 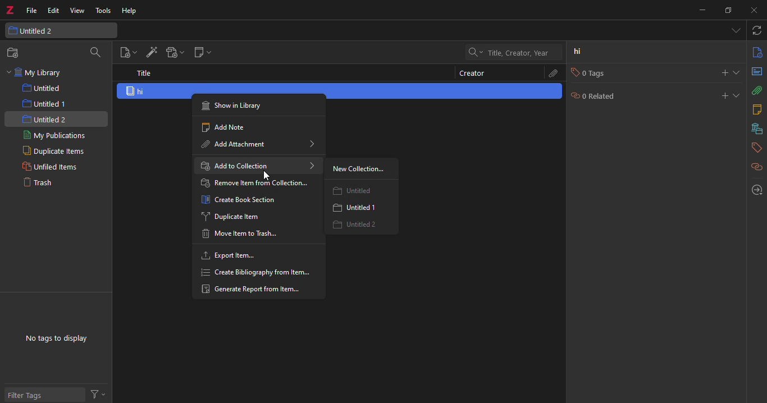 What do you see at coordinates (31, 11) in the screenshot?
I see `file` at bounding box center [31, 11].